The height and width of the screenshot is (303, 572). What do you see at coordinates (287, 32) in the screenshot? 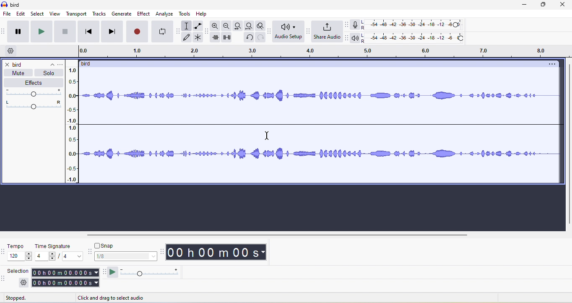
I see `audio setup` at bounding box center [287, 32].